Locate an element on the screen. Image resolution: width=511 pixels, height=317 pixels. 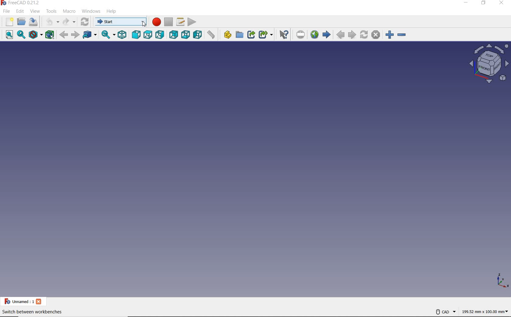
REAR is located at coordinates (173, 34).